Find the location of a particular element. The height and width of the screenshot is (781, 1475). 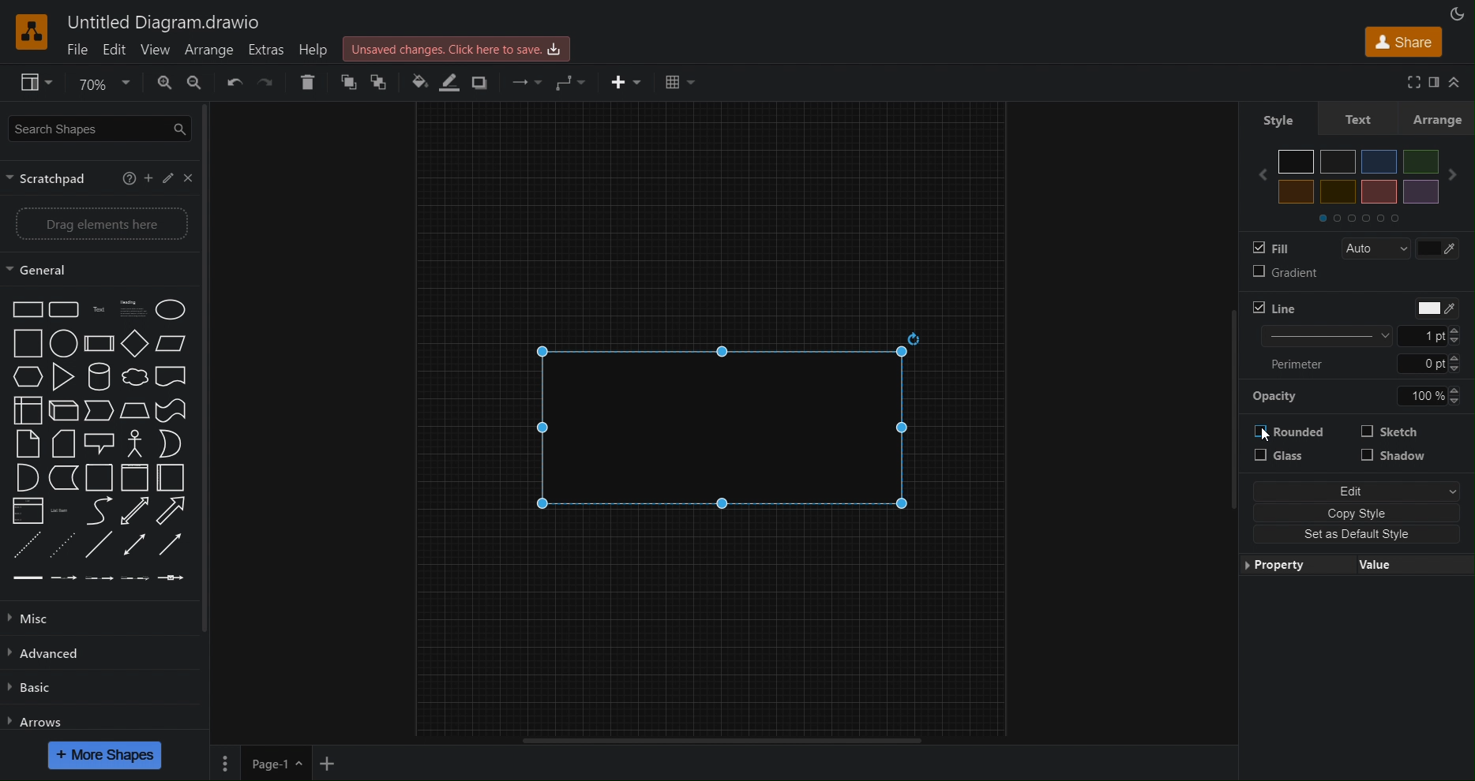

Style is located at coordinates (1274, 121).